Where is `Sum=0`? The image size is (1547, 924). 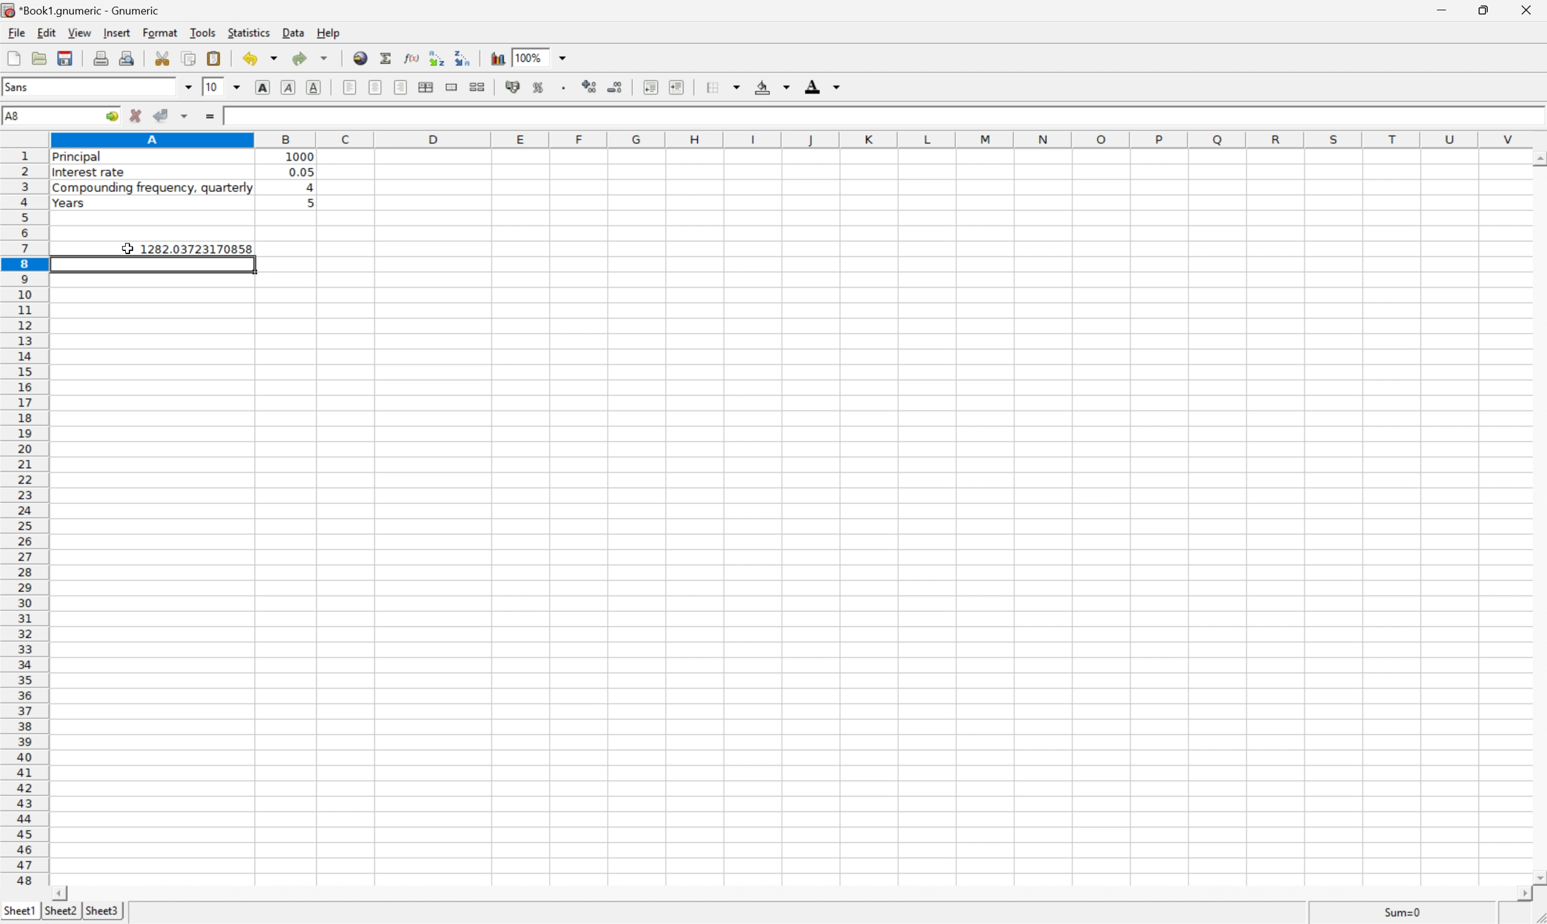
Sum=0 is located at coordinates (1403, 912).